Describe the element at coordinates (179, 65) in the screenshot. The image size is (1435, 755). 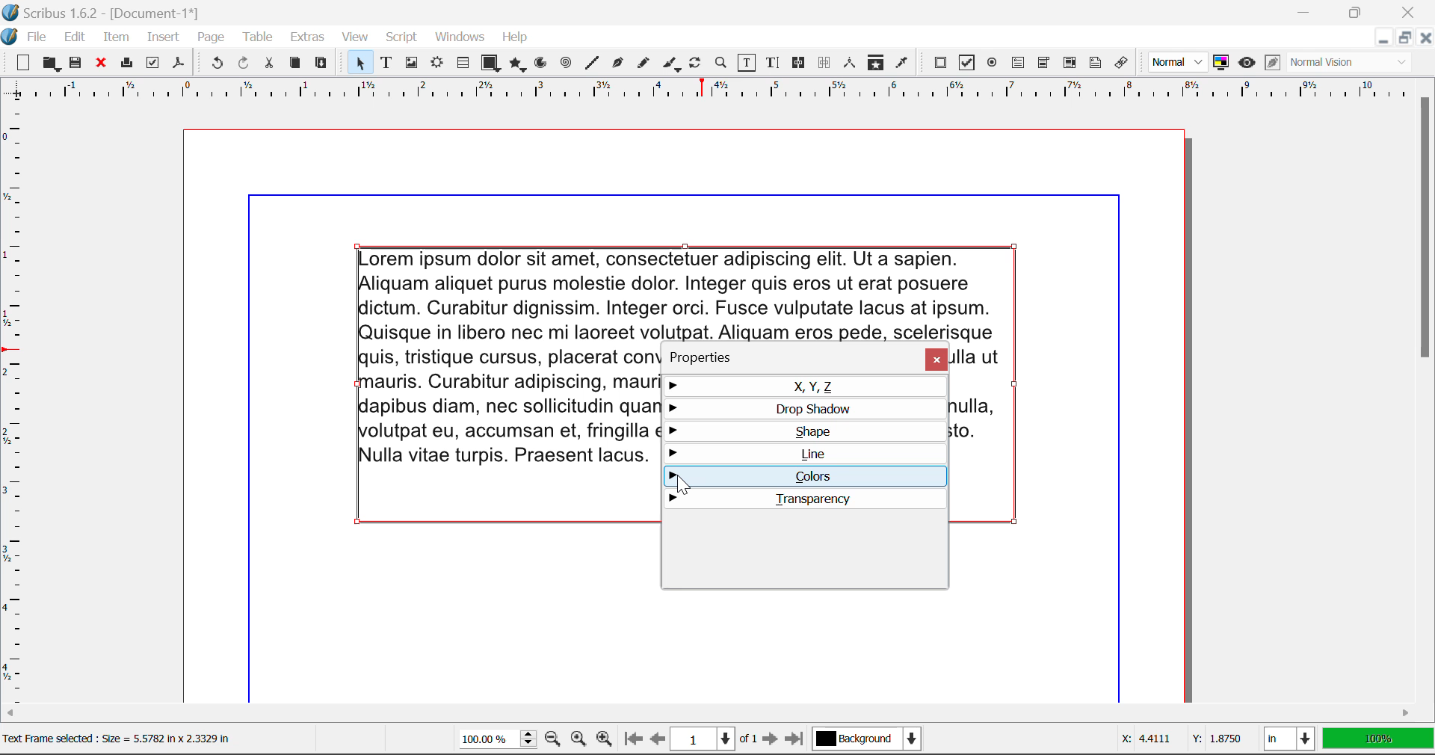
I see `Save as Pdf` at that location.